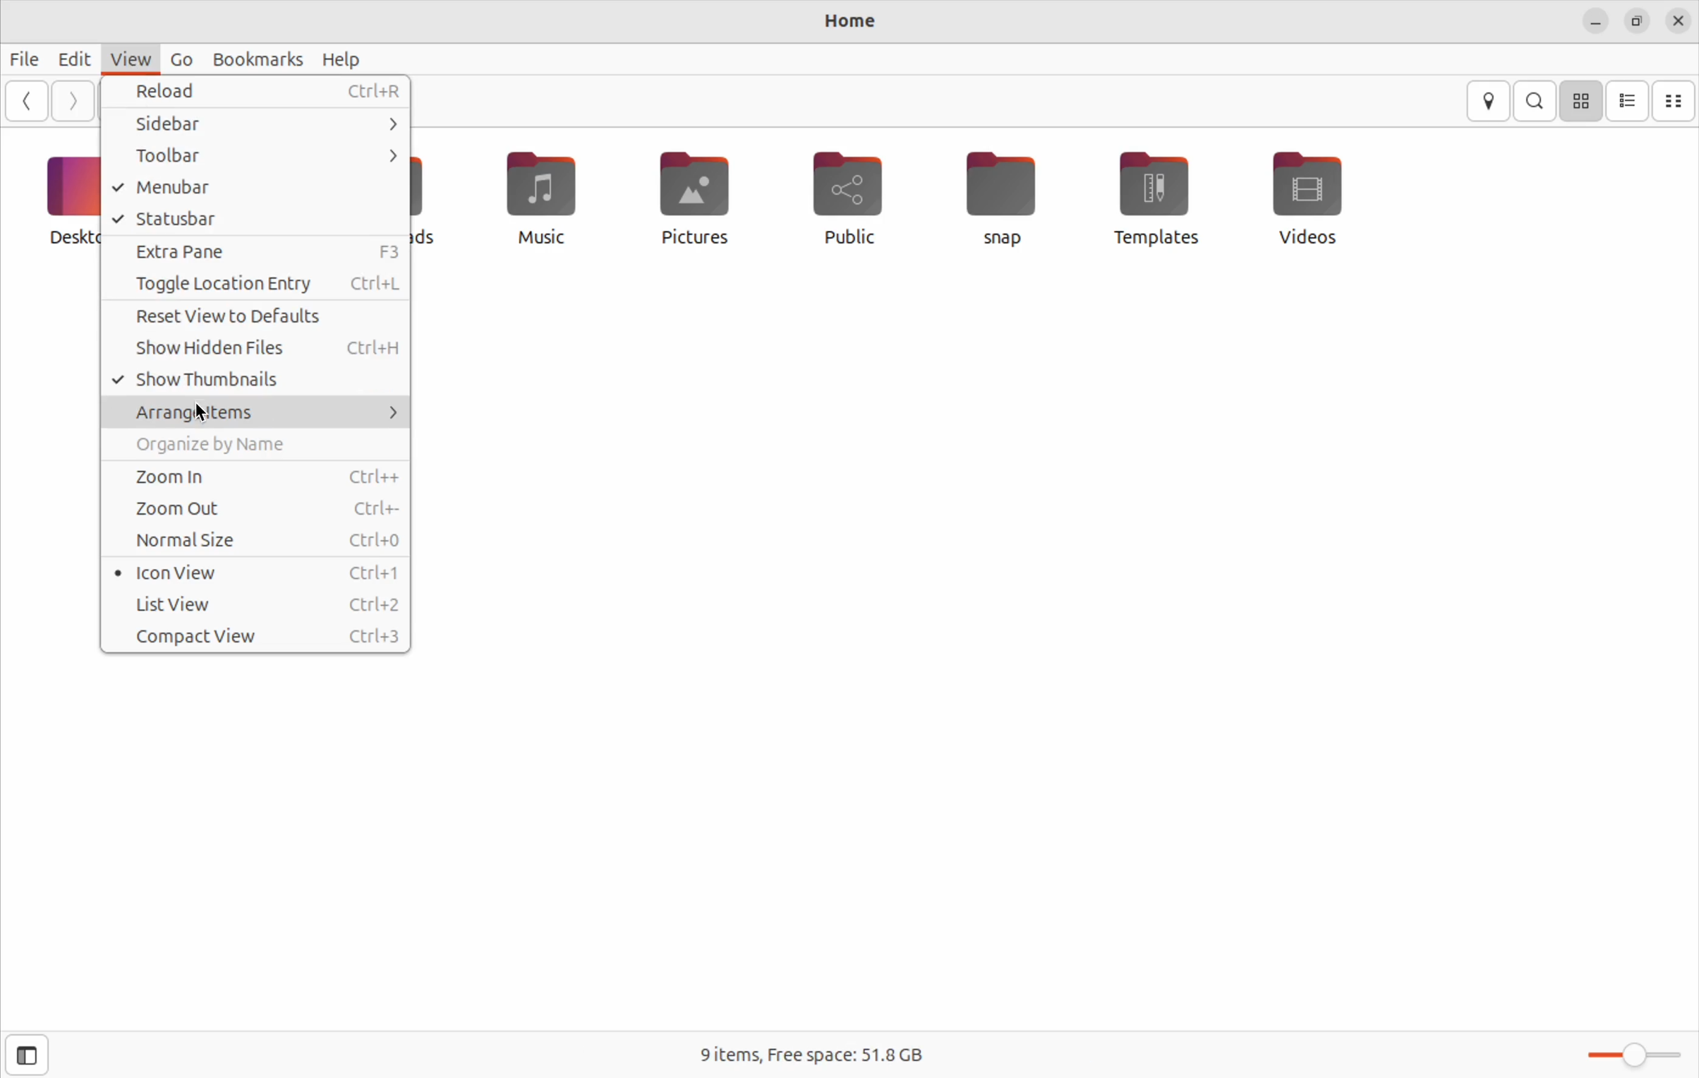 The width and height of the screenshot is (1699, 1078). What do you see at coordinates (826, 1051) in the screenshot?
I see `free spaces` at bounding box center [826, 1051].